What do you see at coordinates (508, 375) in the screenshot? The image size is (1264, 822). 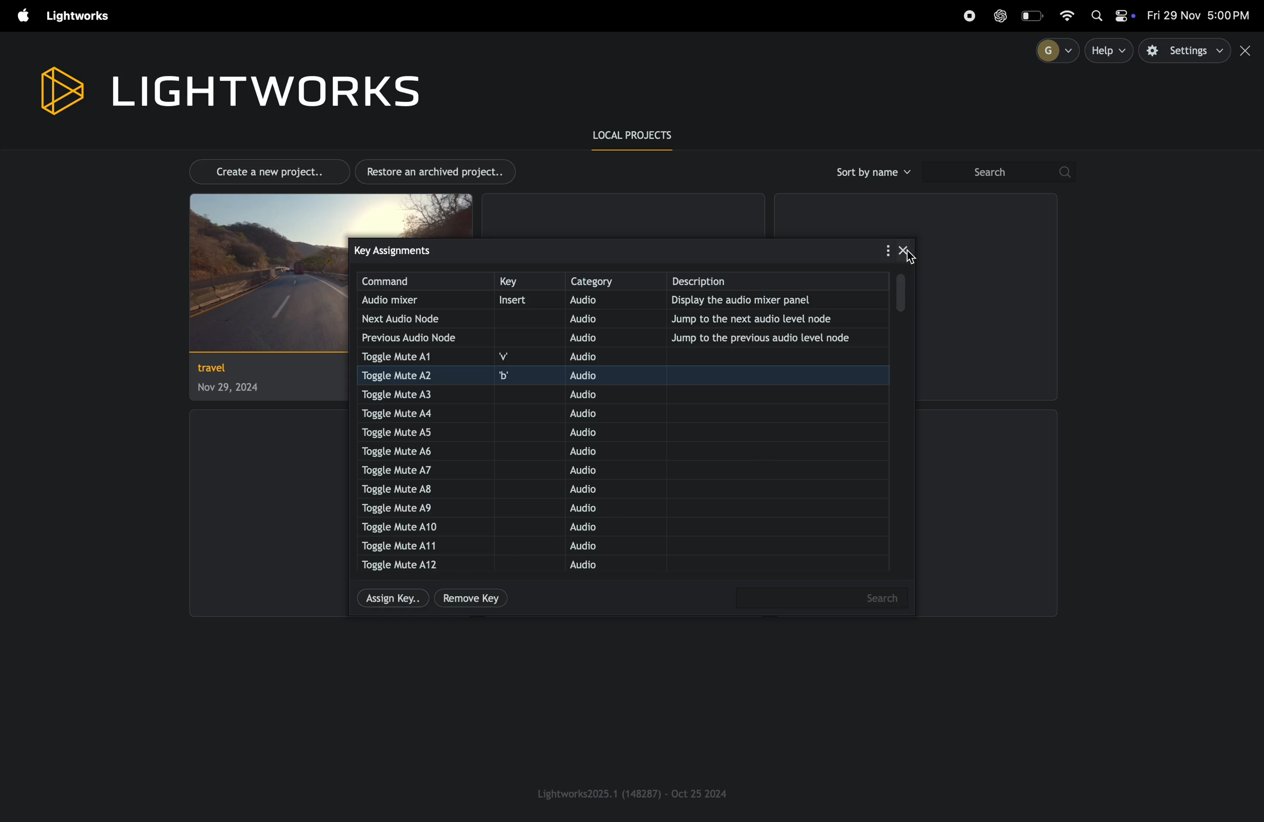 I see `b` at bounding box center [508, 375].